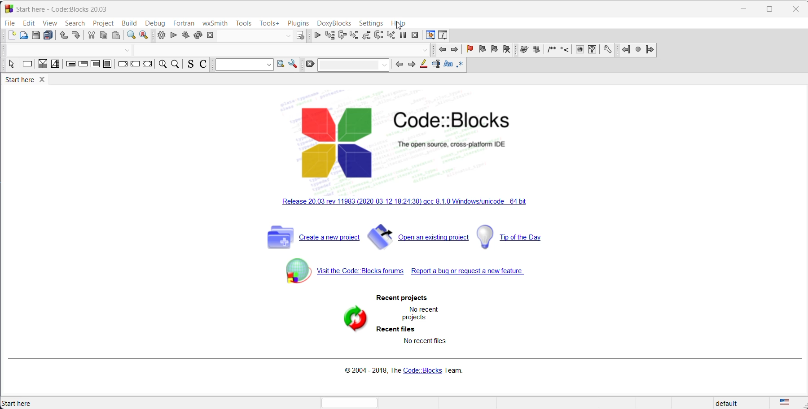 The height and width of the screenshot is (409, 808). What do you see at coordinates (118, 35) in the screenshot?
I see `paste` at bounding box center [118, 35].